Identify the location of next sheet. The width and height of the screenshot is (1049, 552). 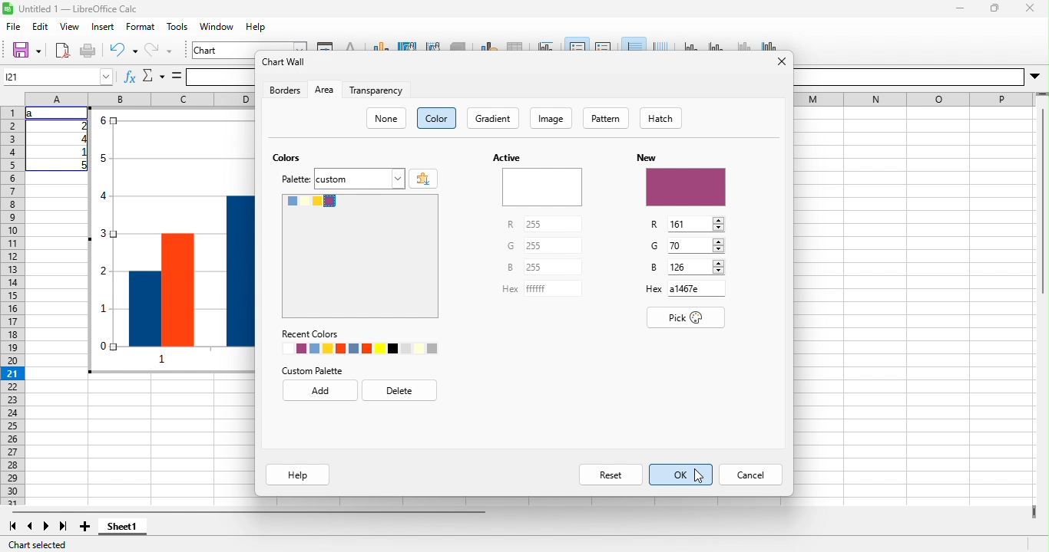
(46, 526).